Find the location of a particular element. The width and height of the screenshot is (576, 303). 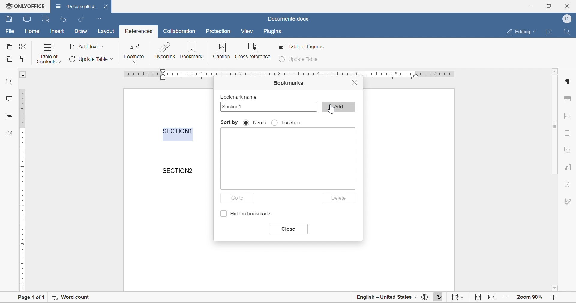

bookmark name is located at coordinates (238, 97).